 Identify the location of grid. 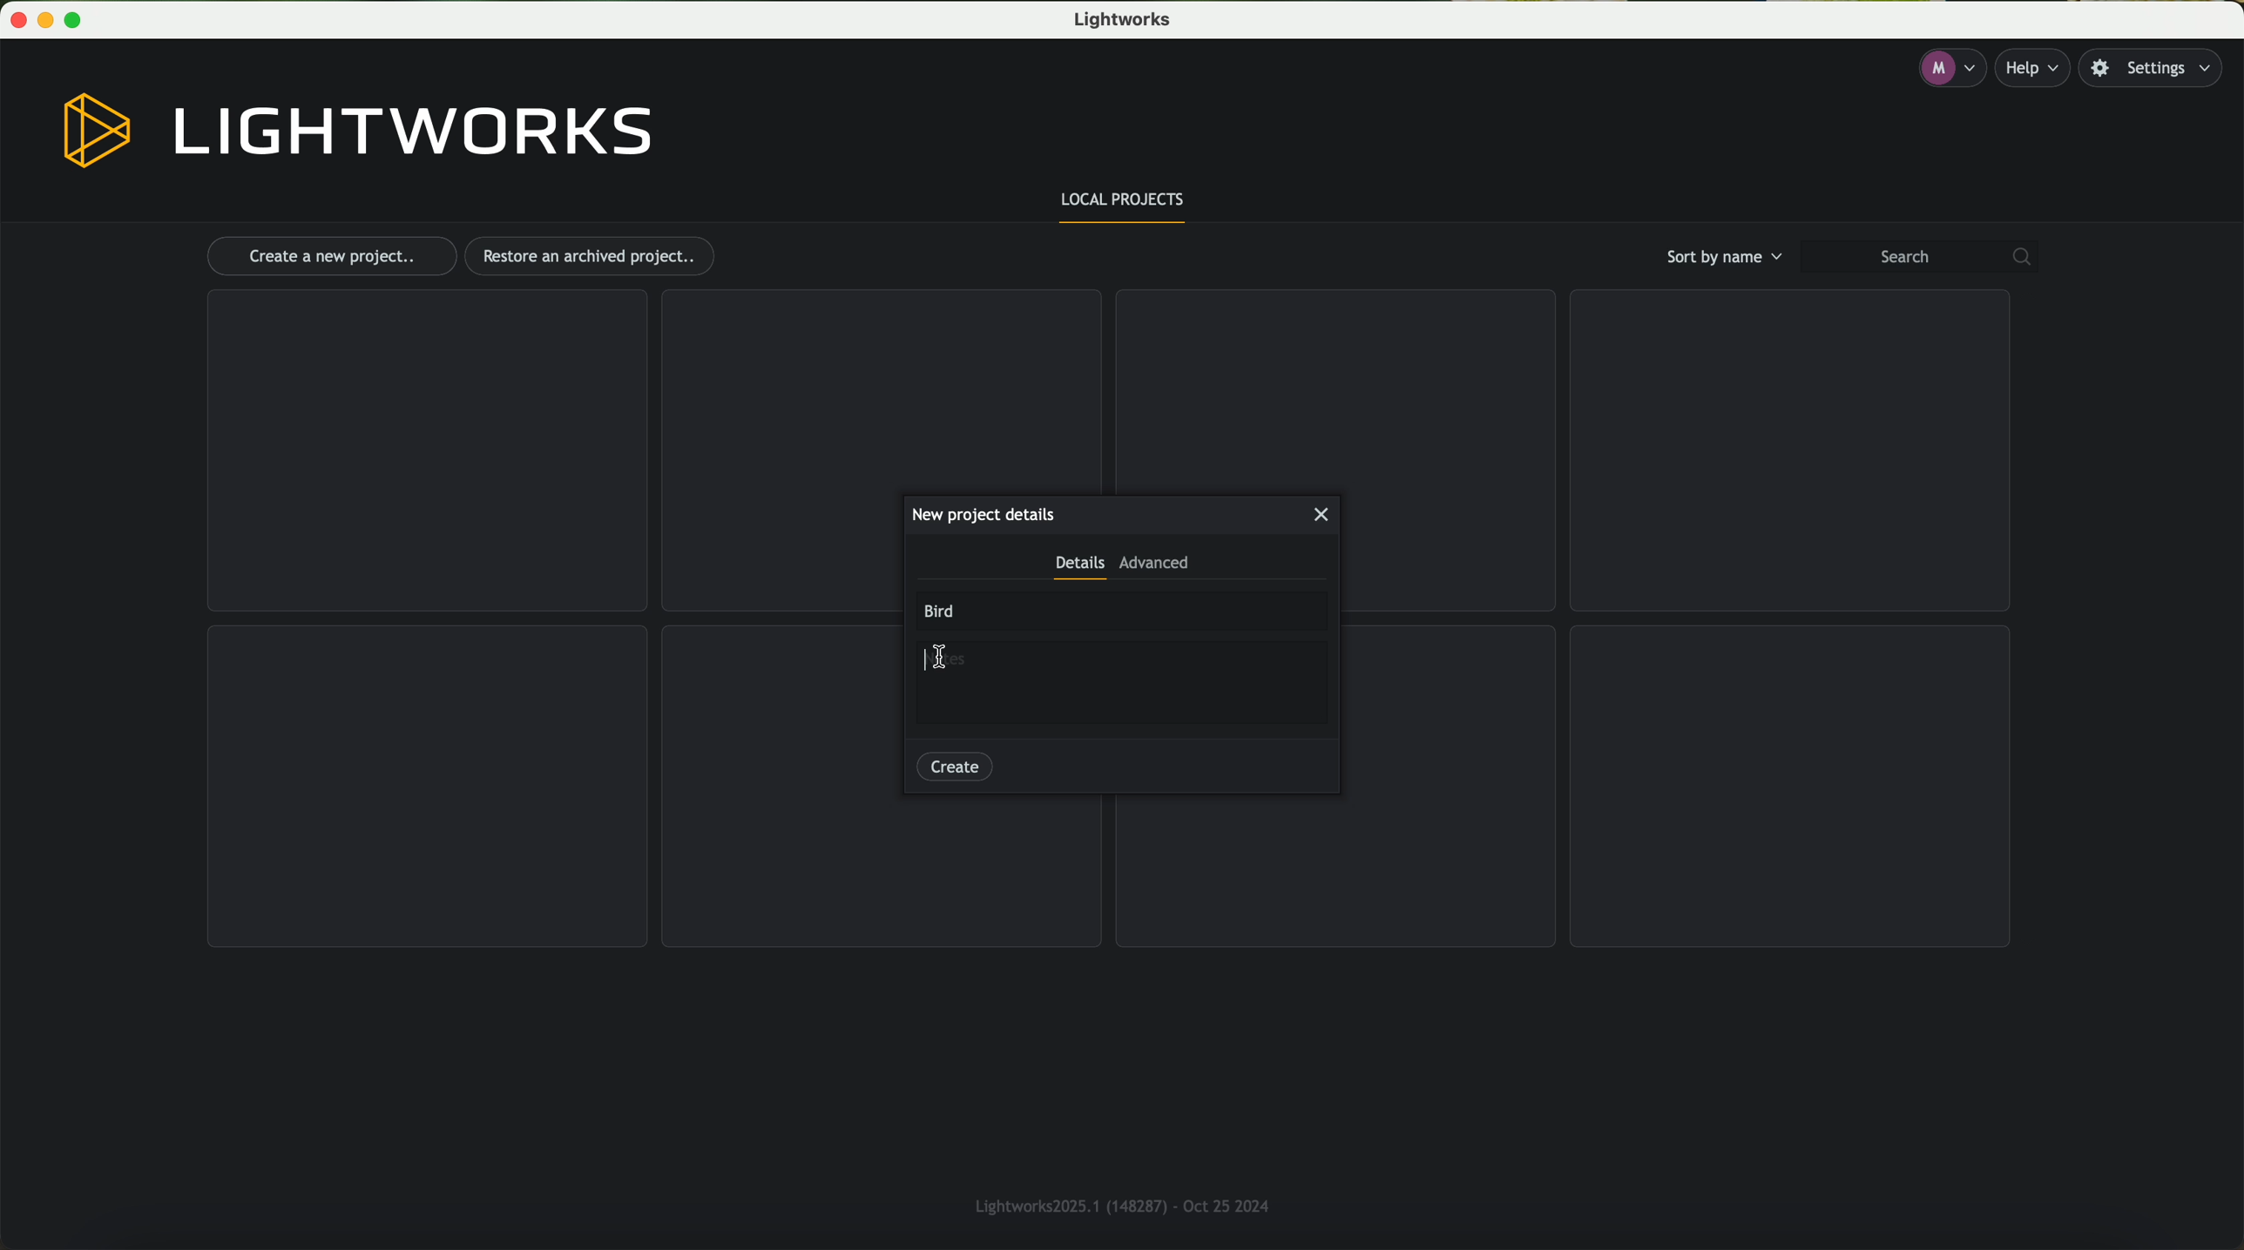
(428, 787).